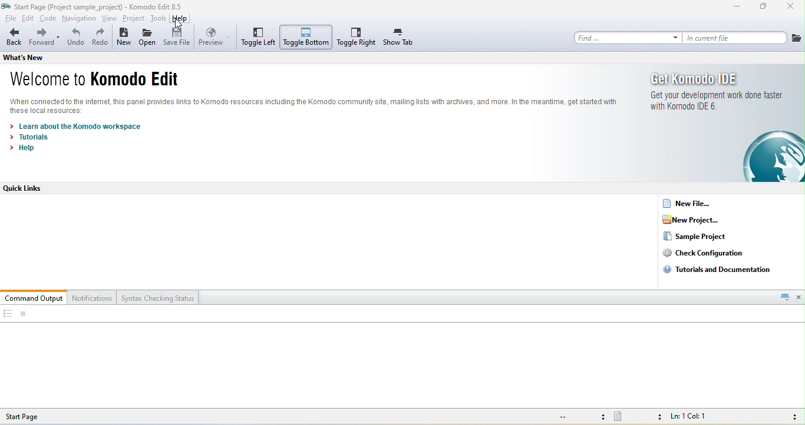  What do you see at coordinates (306, 37) in the screenshot?
I see `toggle bottom` at bounding box center [306, 37].